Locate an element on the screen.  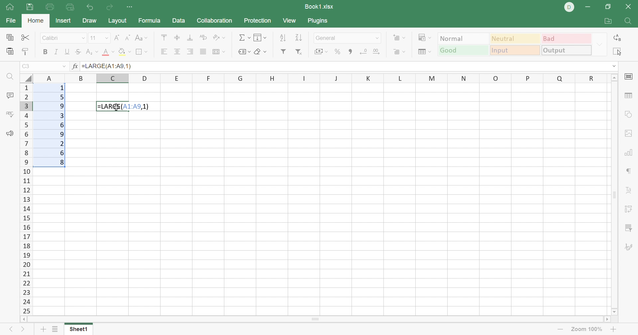
Collaboration is located at coordinates (214, 20).